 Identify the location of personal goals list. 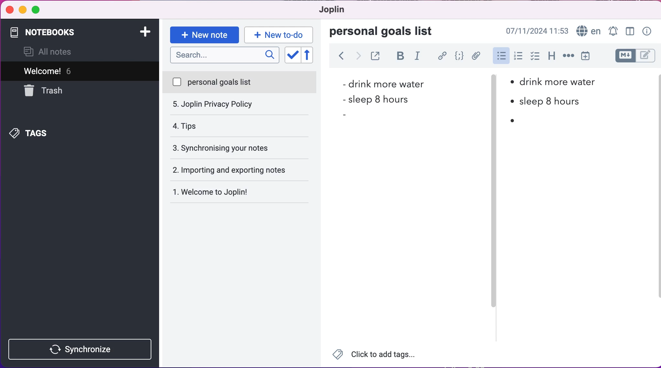
(385, 32).